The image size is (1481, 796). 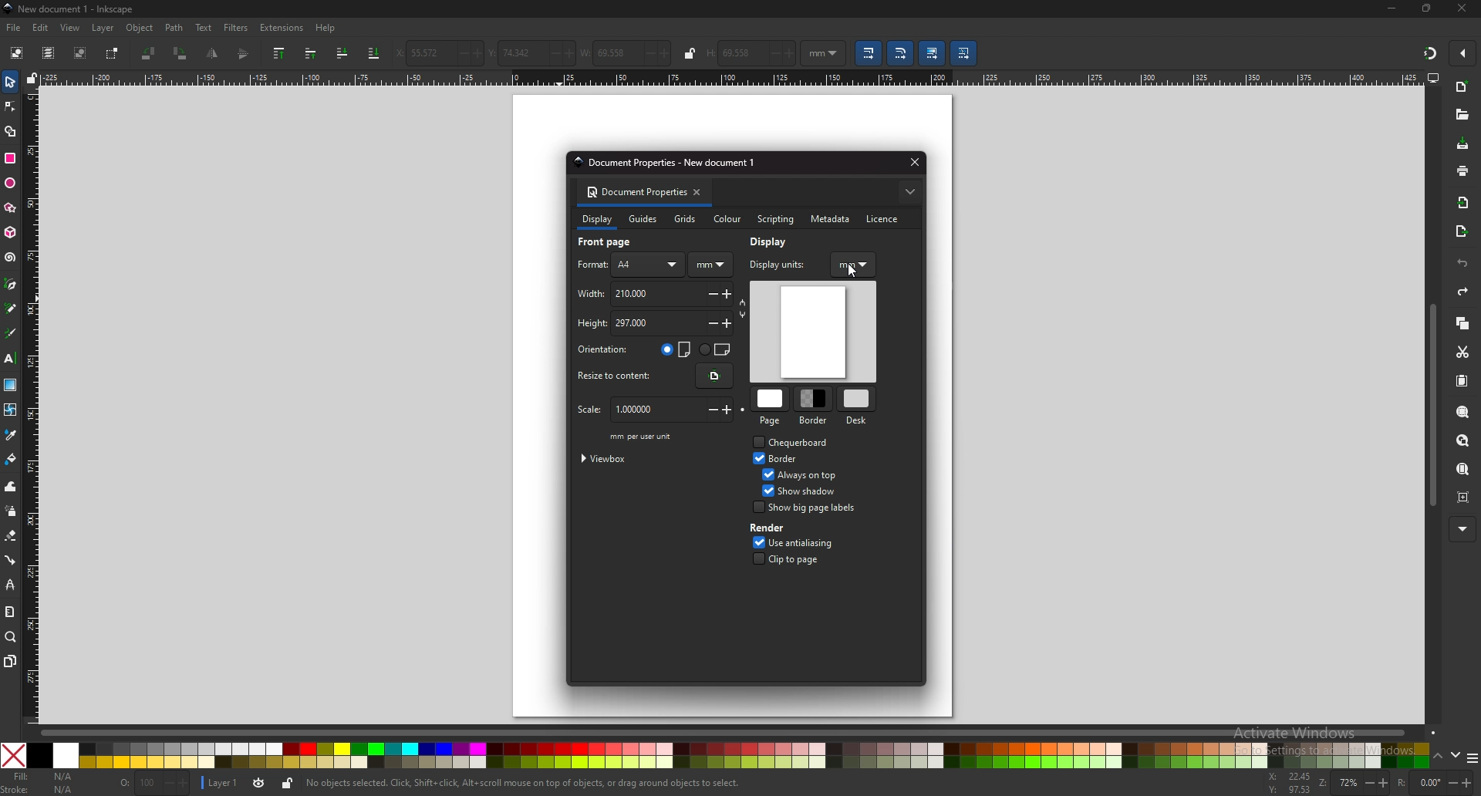 I want to click on deselect selected object, so click(x=80, y=52).